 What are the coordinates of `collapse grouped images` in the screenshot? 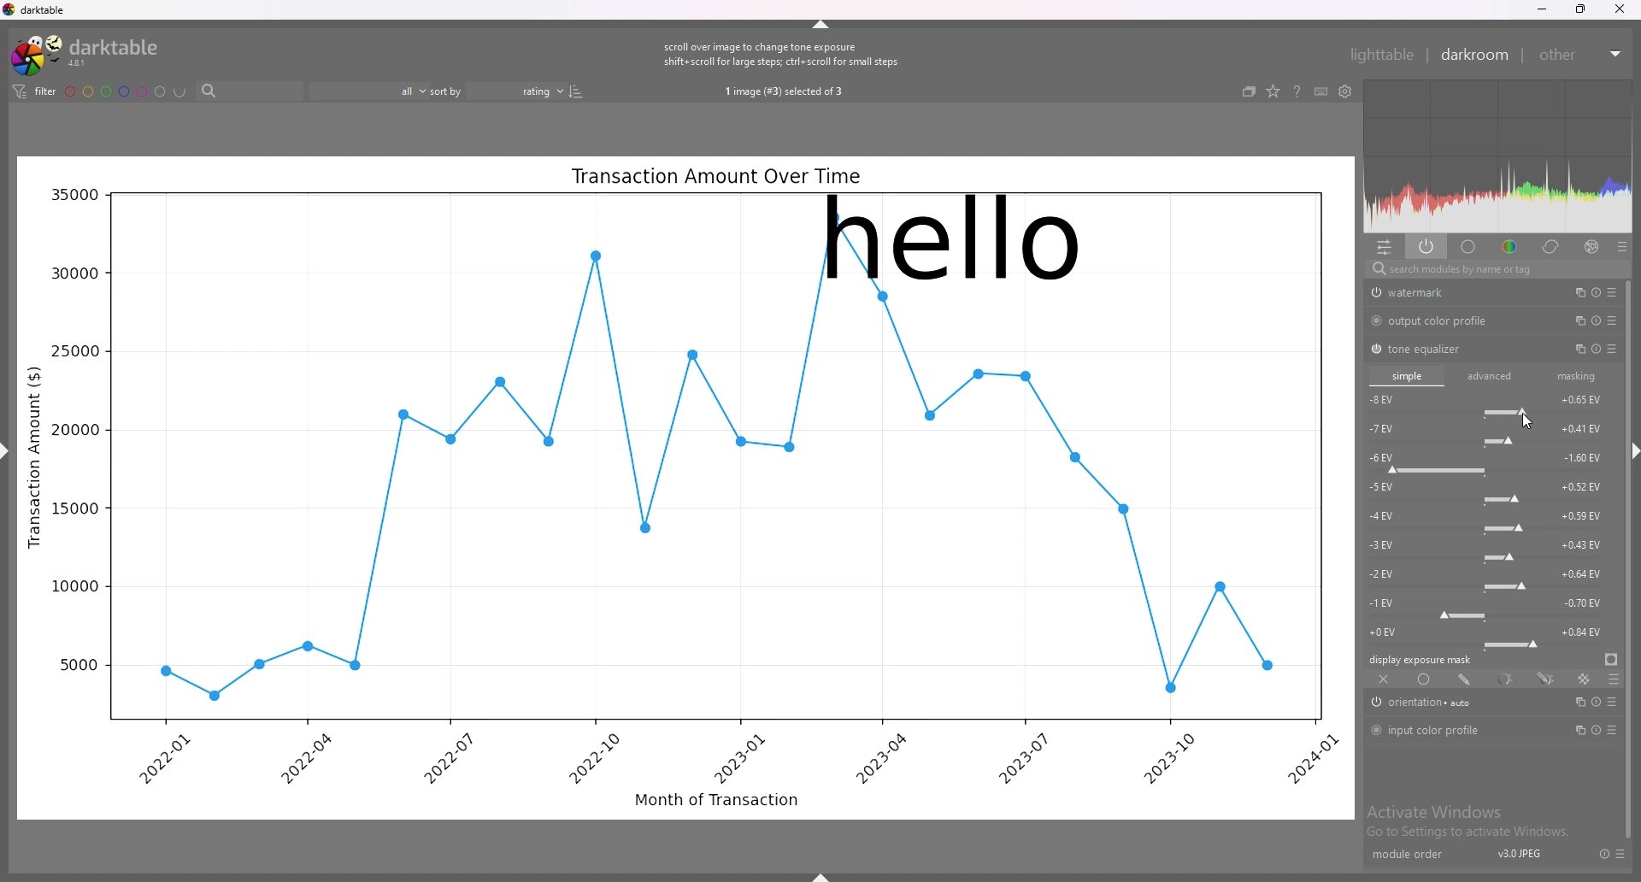 It's located at (1249, 91).